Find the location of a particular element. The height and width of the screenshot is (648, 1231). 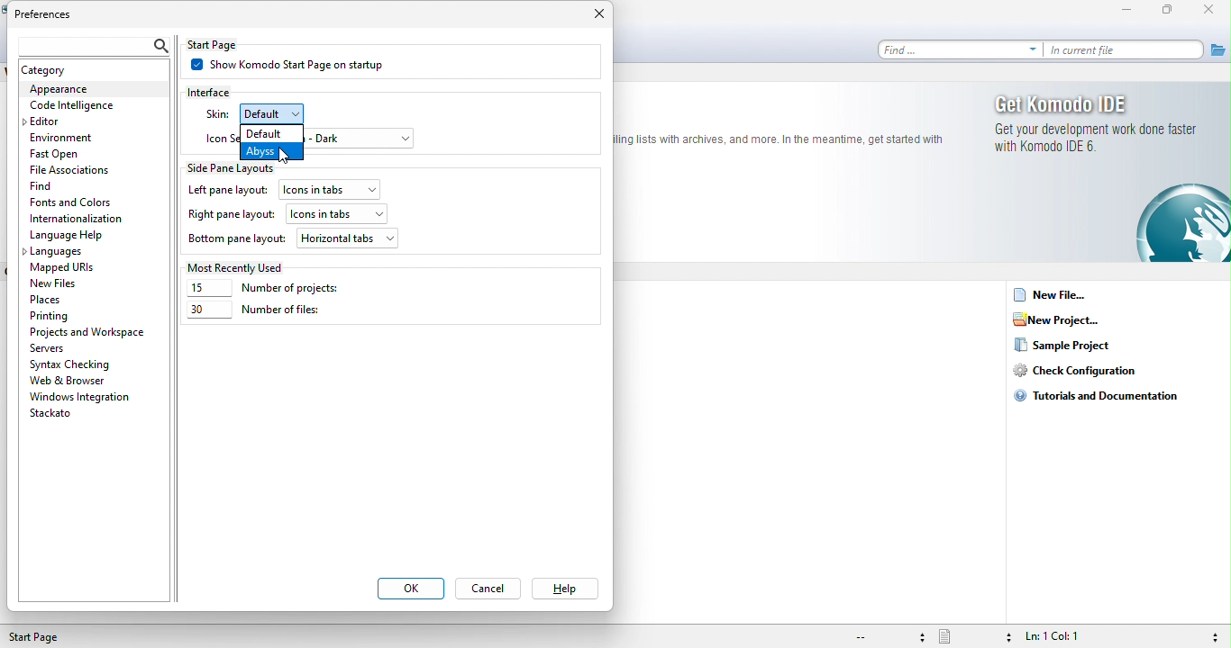

projects and workspace is located at coordinates (89, 332).